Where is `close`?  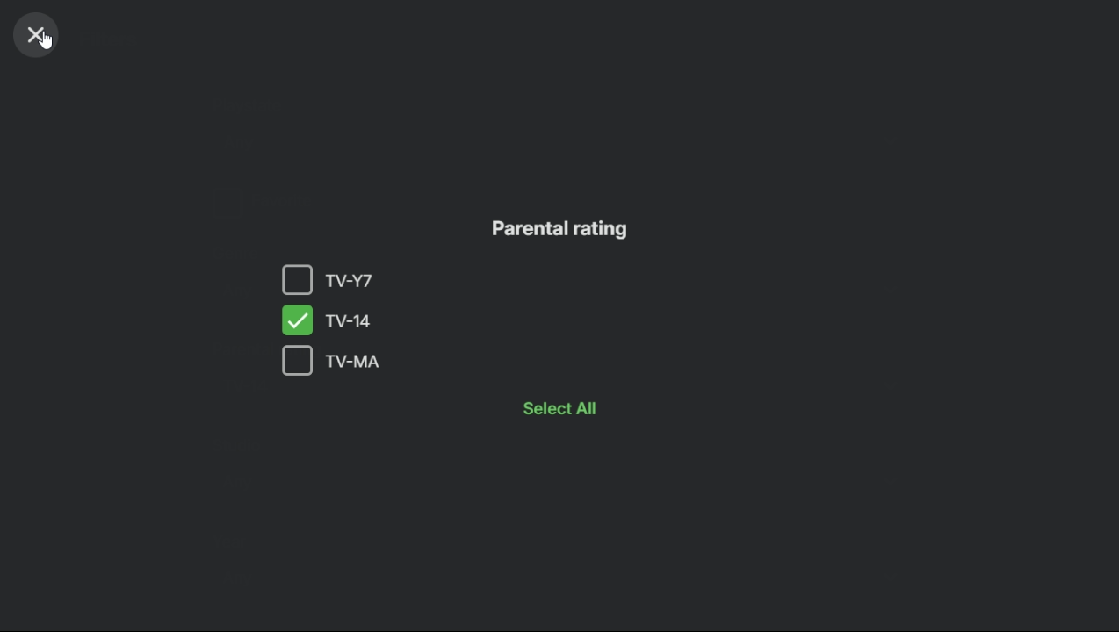
close is located at coordinates (37, 37).